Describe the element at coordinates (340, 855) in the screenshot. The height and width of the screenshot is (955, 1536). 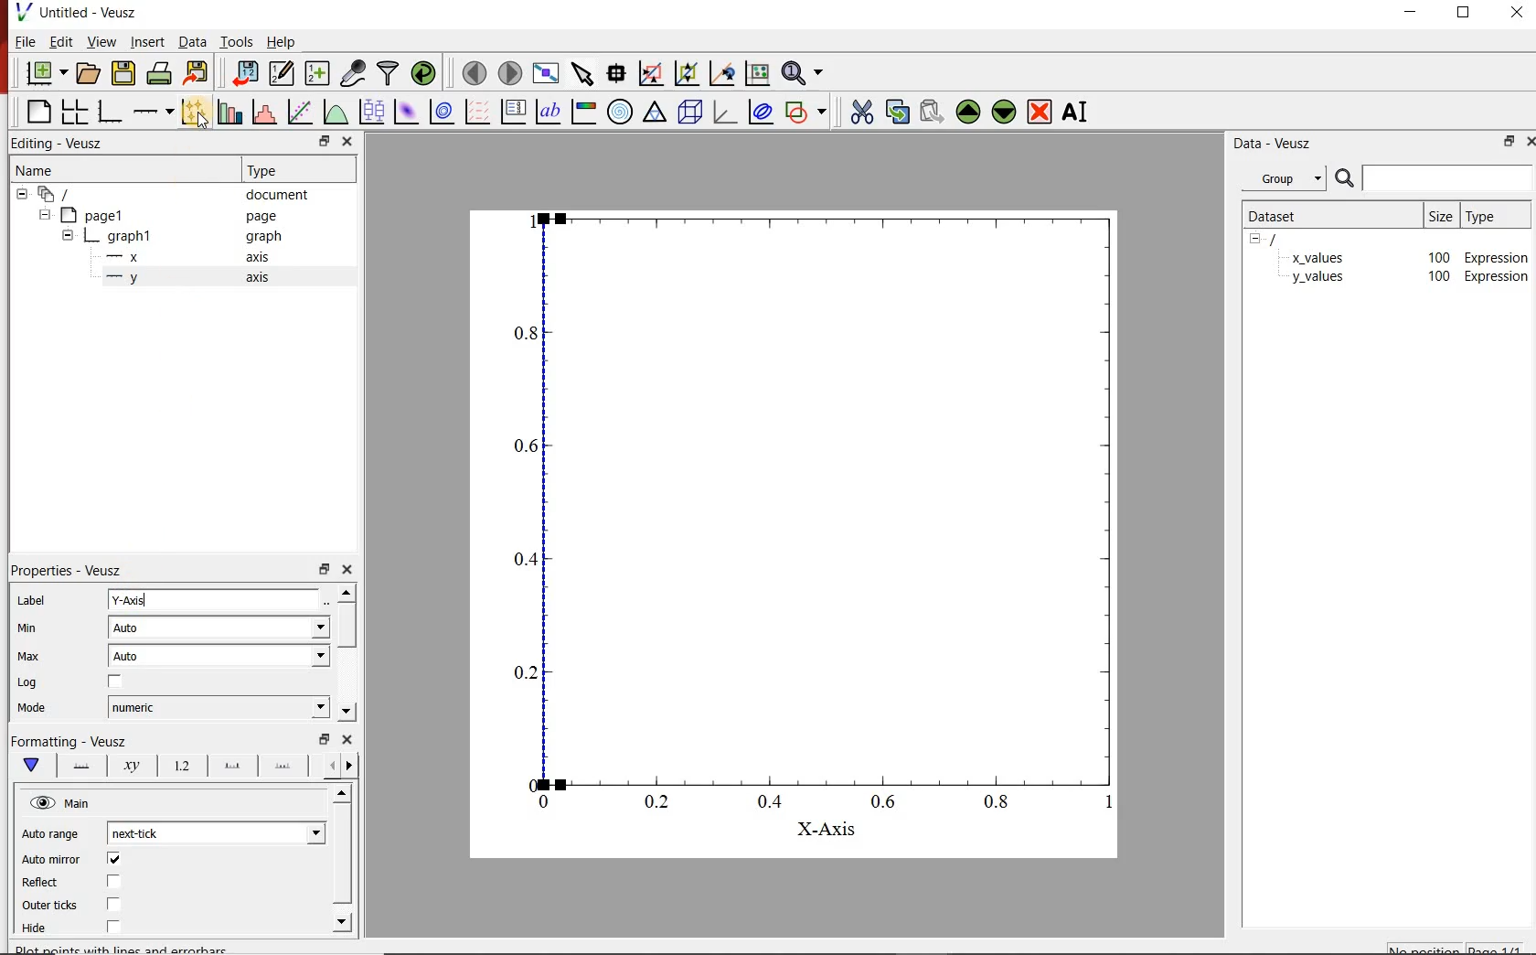
I see `vertical scrollbar` at that location.